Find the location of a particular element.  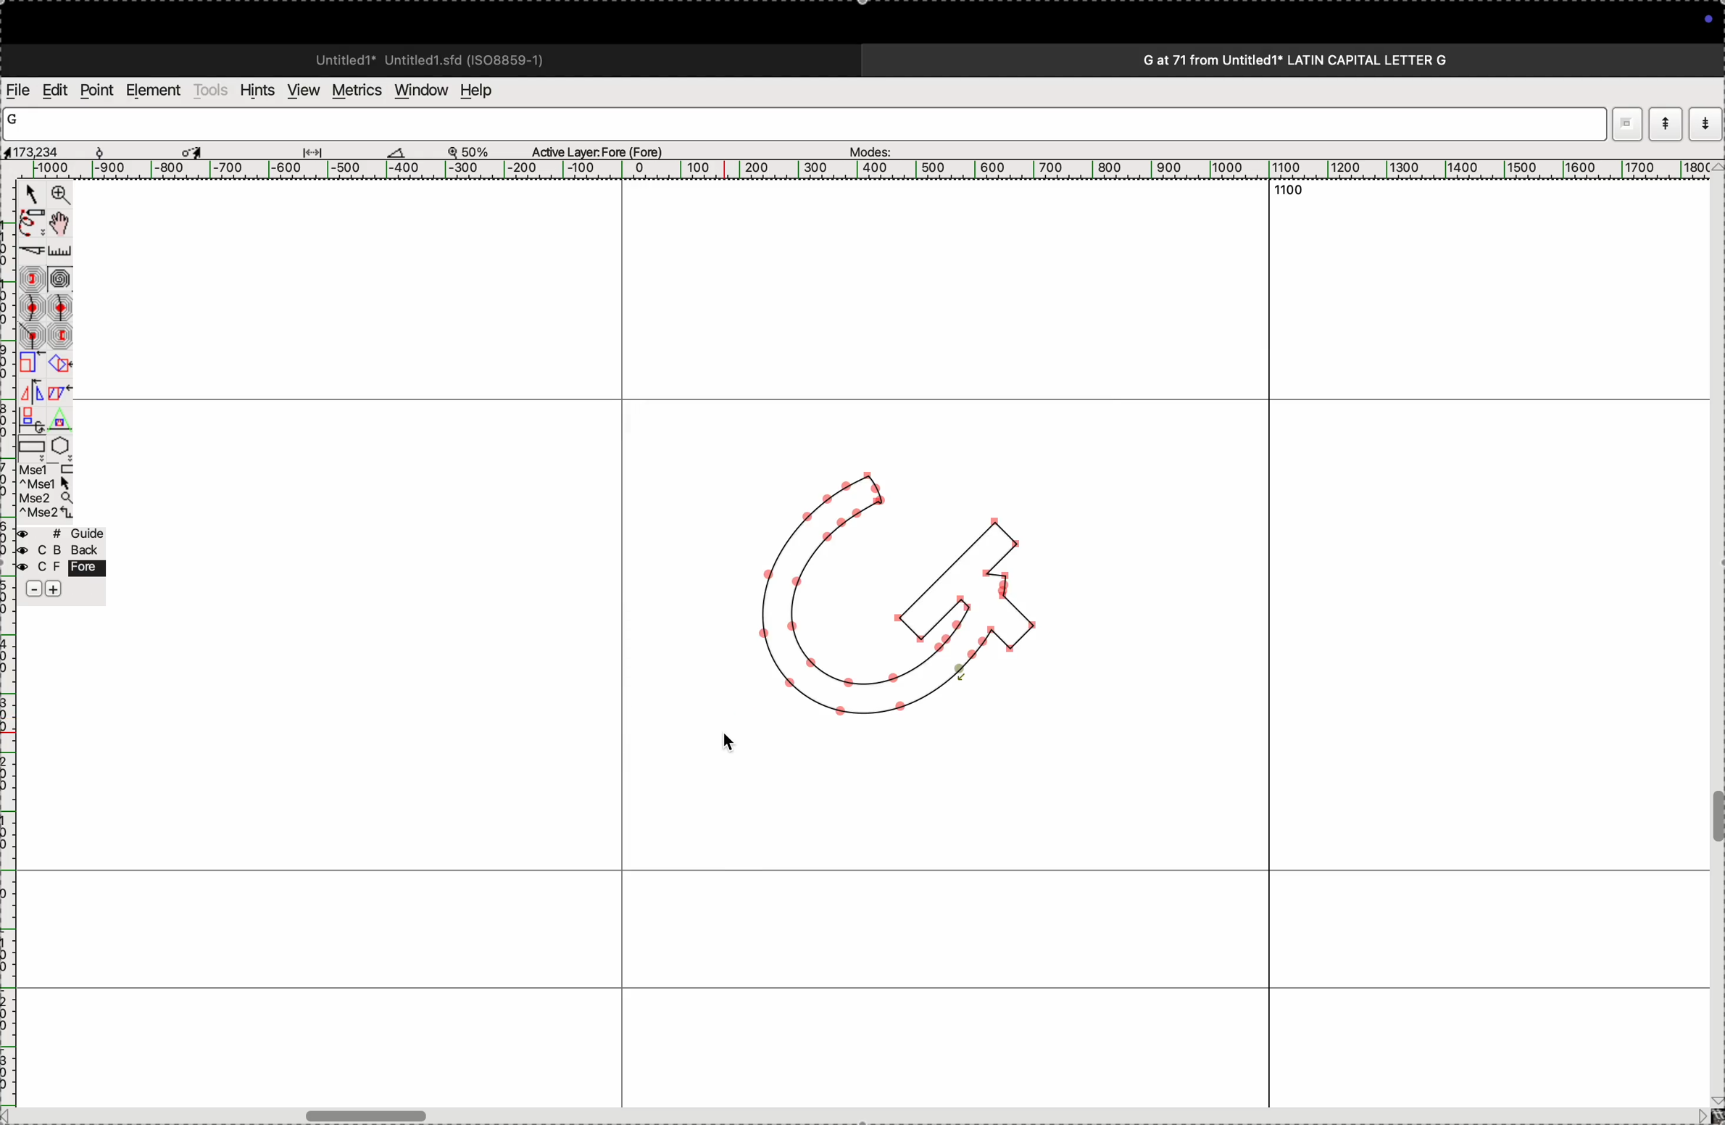

glyph "G" rotated 45 degrees is located at coordinates (885, 590).